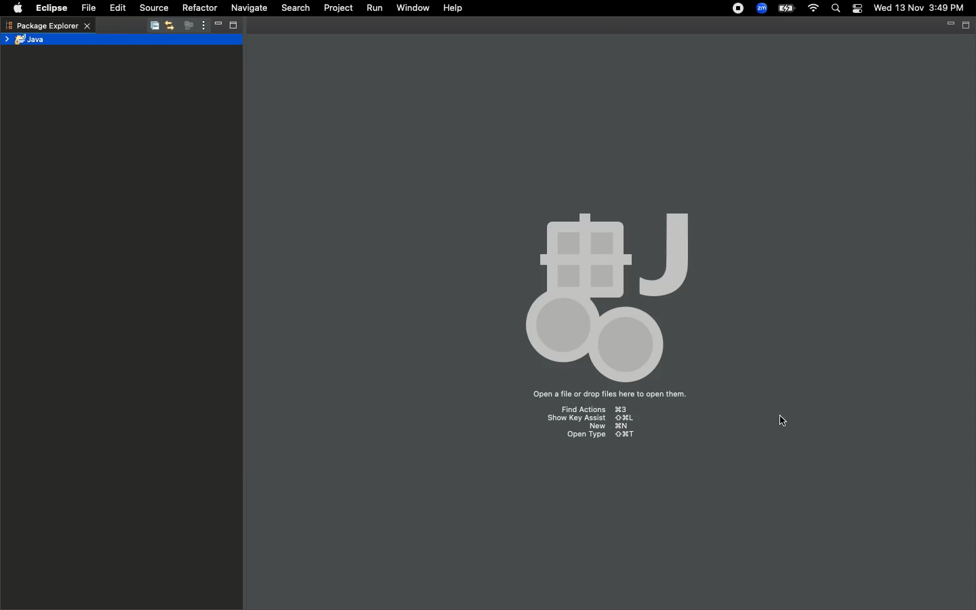 This screenshot has height=610, width=976. What do you see at coordinates (237, 26) in the screenshot?
I see `Maximize` at bounding box center [237, 26].